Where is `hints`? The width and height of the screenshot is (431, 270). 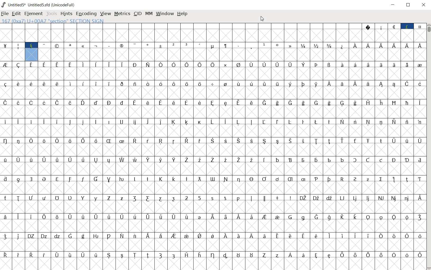 hints is located at coordinates (66, 14).